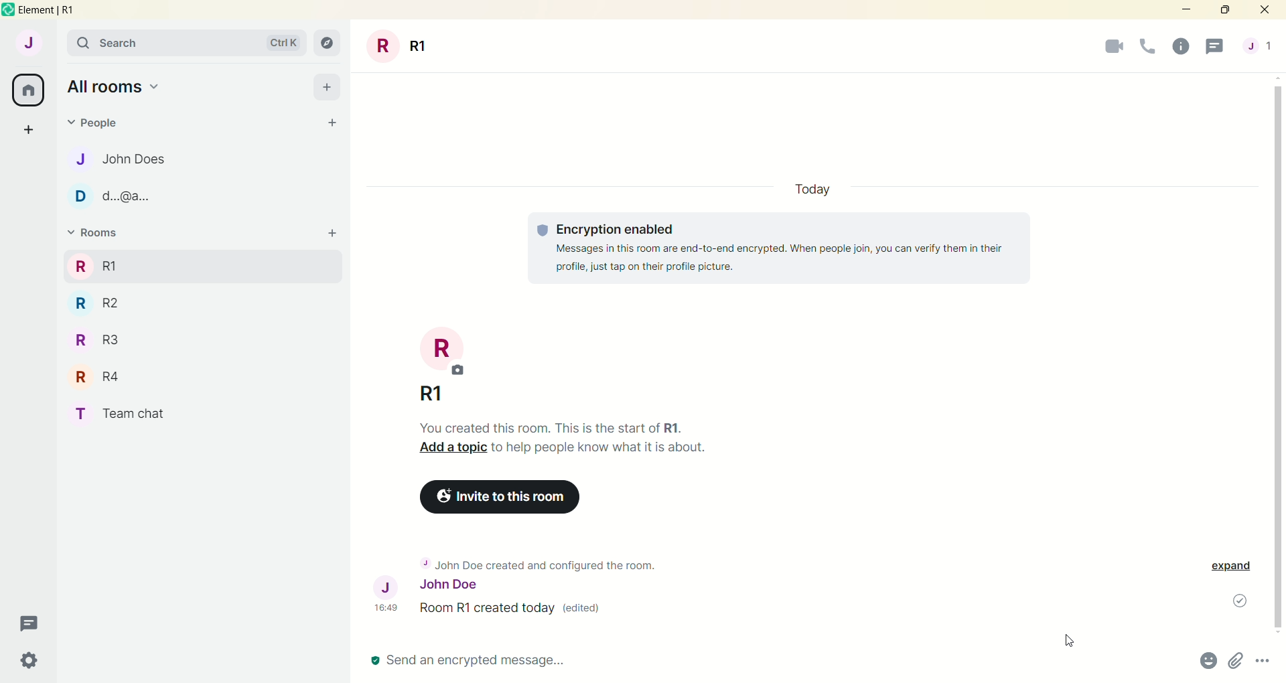 Image resolution: width=1286 pixels, height=683 pixels. Describe the element at coordinates (1184, 11) in the screenshot. I see `minimize` at that location.